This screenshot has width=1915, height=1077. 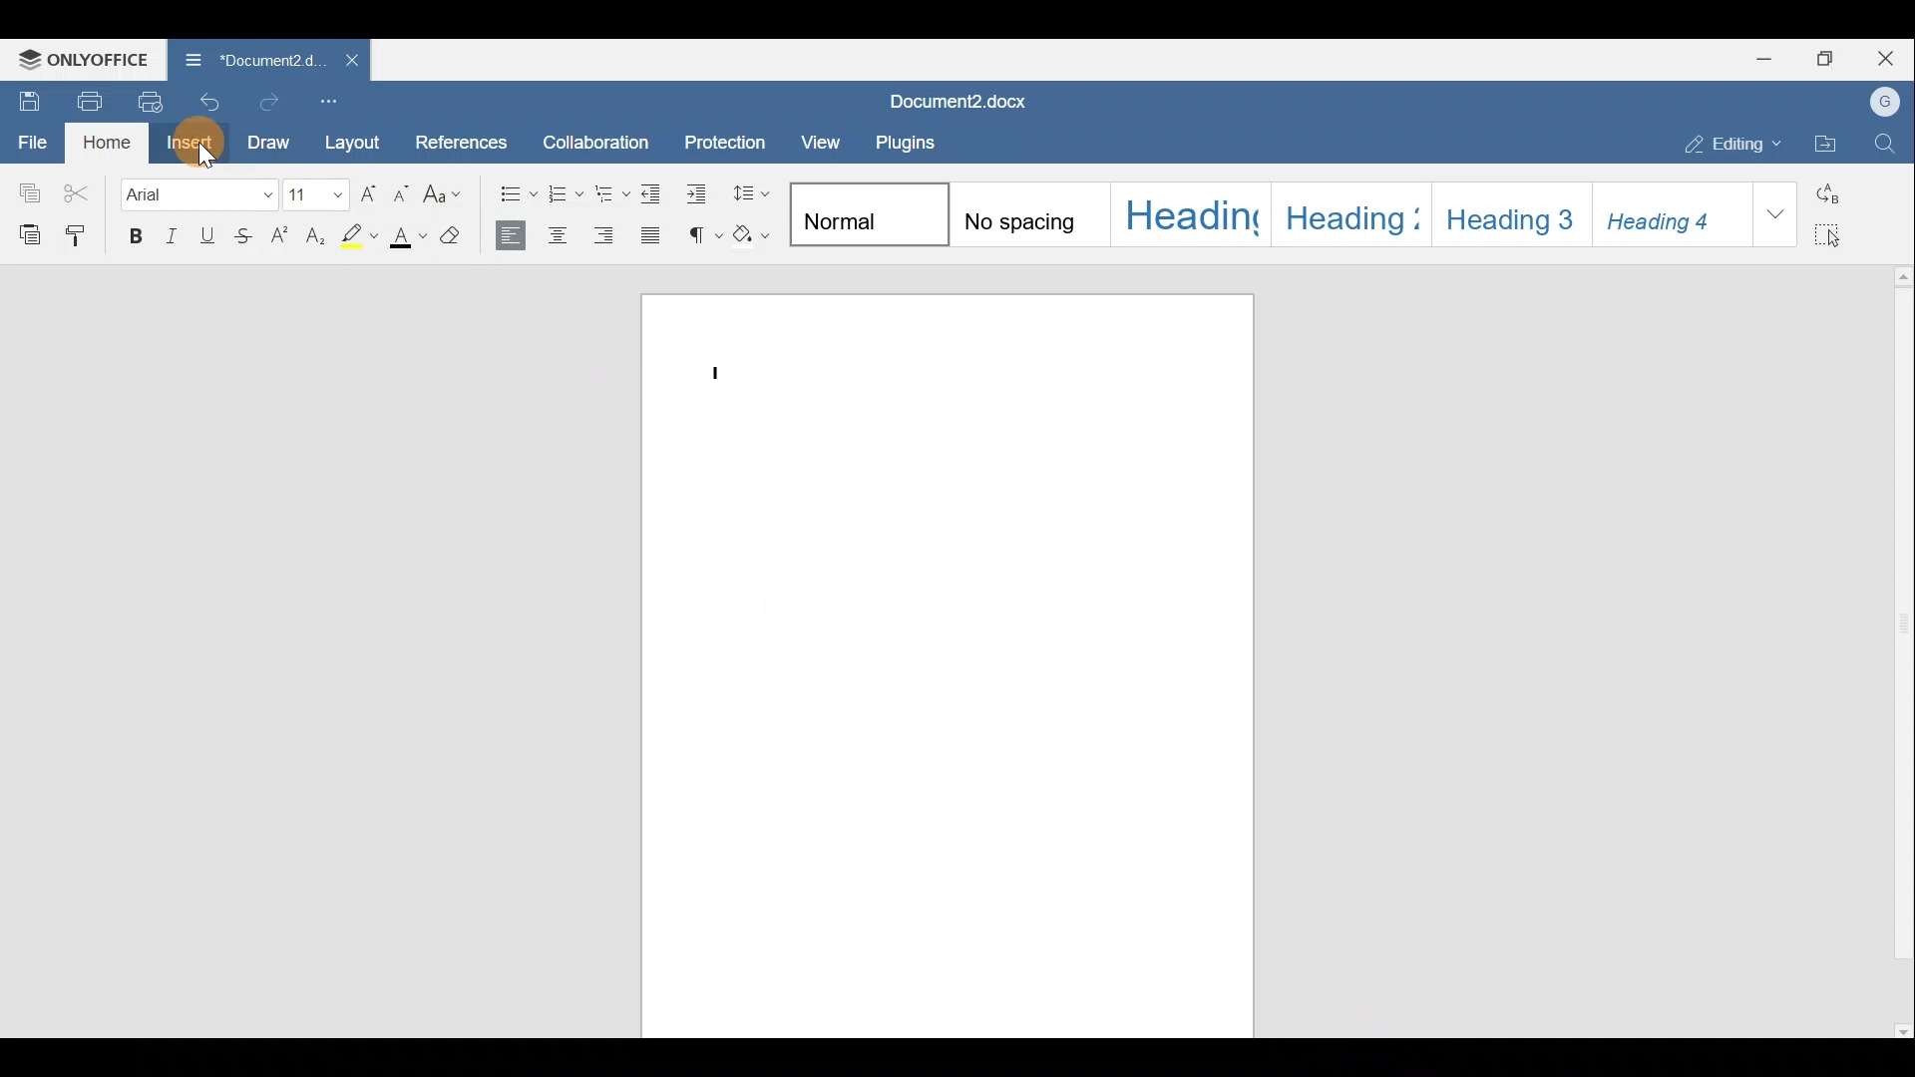 What do you see at coordinates (460, 237) in the screenshot?
I see `Clear style` at bounding box center [460, 237].